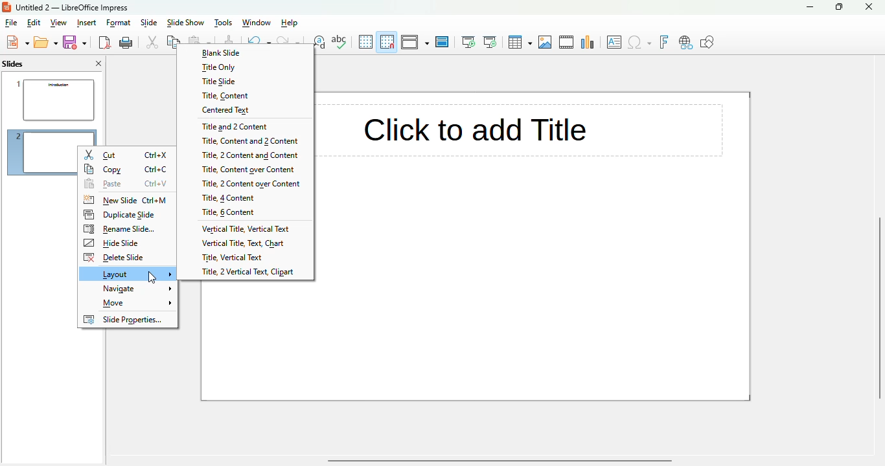 This screenshot has width=885, height=466. Describe the element at coordinates (840, 6) in the screenshot. I see `maximize` at that location.